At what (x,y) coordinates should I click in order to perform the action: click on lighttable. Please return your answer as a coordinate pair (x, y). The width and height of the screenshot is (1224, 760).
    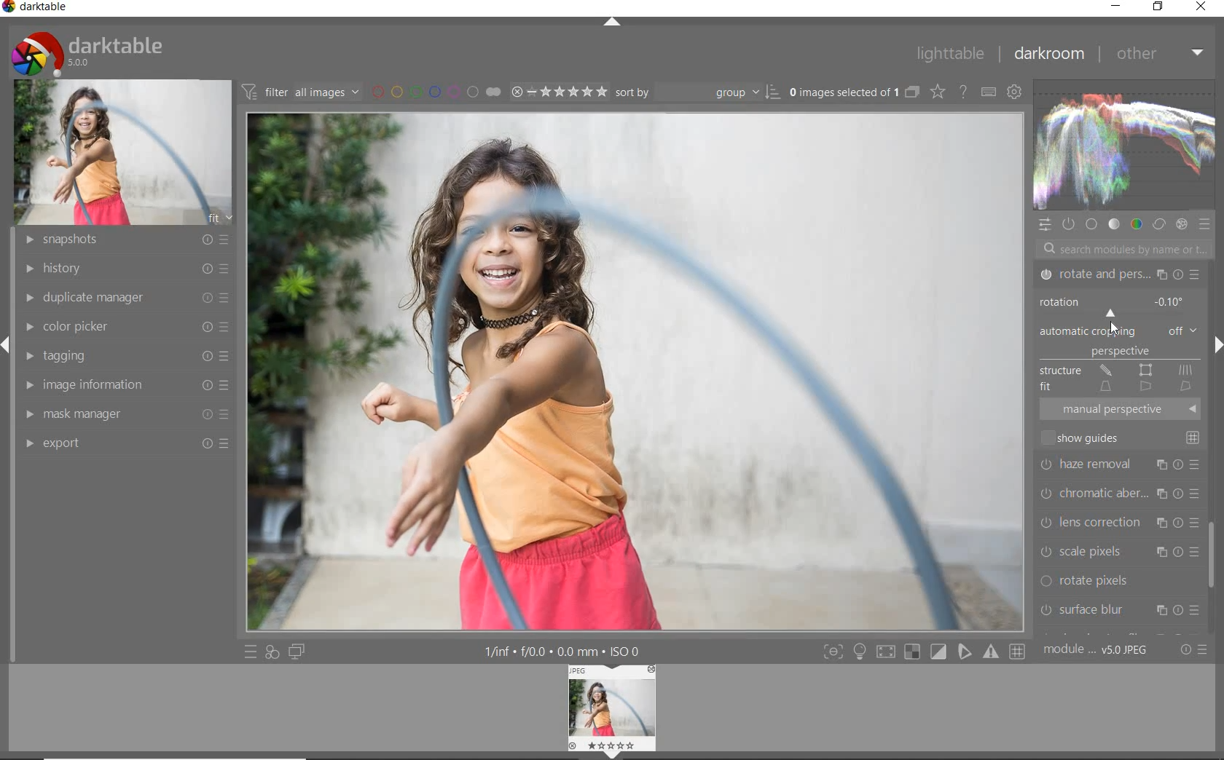
    Looking at the image, I should click on (950, 55).